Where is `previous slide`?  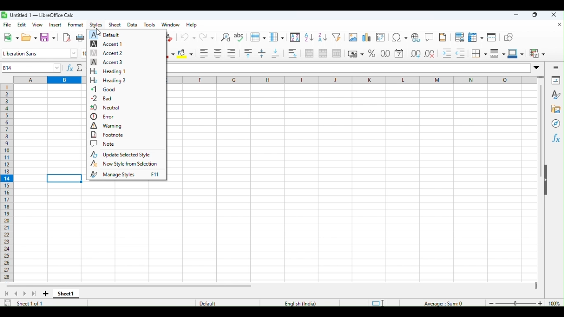
previous slide is located at coordinates (6, 294).